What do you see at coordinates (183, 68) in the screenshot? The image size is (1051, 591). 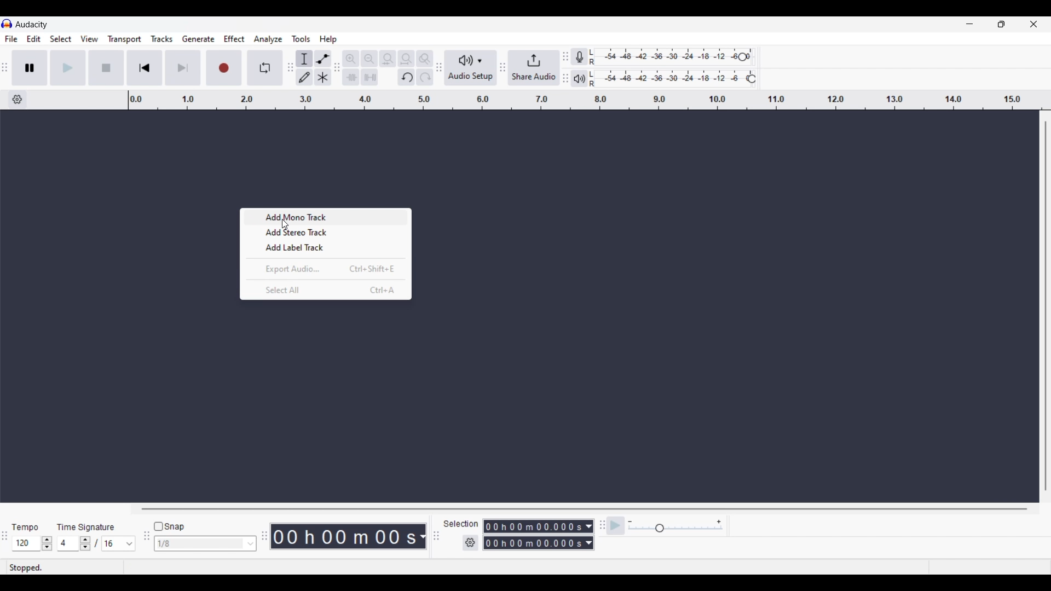 I see `Skip to end/Select to end` at bounding box center [183, 68].